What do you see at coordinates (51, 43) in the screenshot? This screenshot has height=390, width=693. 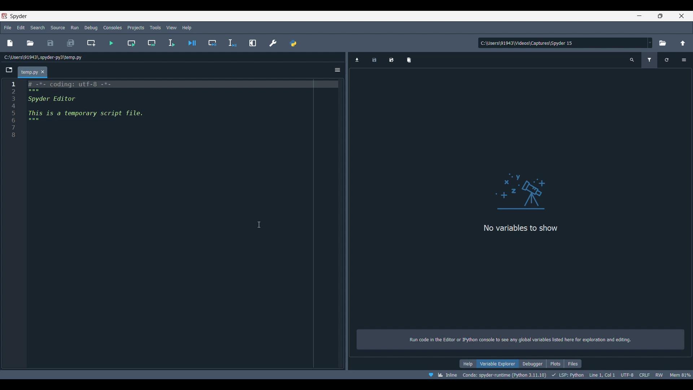 I see `Save file` at bounding box center [51, 43].